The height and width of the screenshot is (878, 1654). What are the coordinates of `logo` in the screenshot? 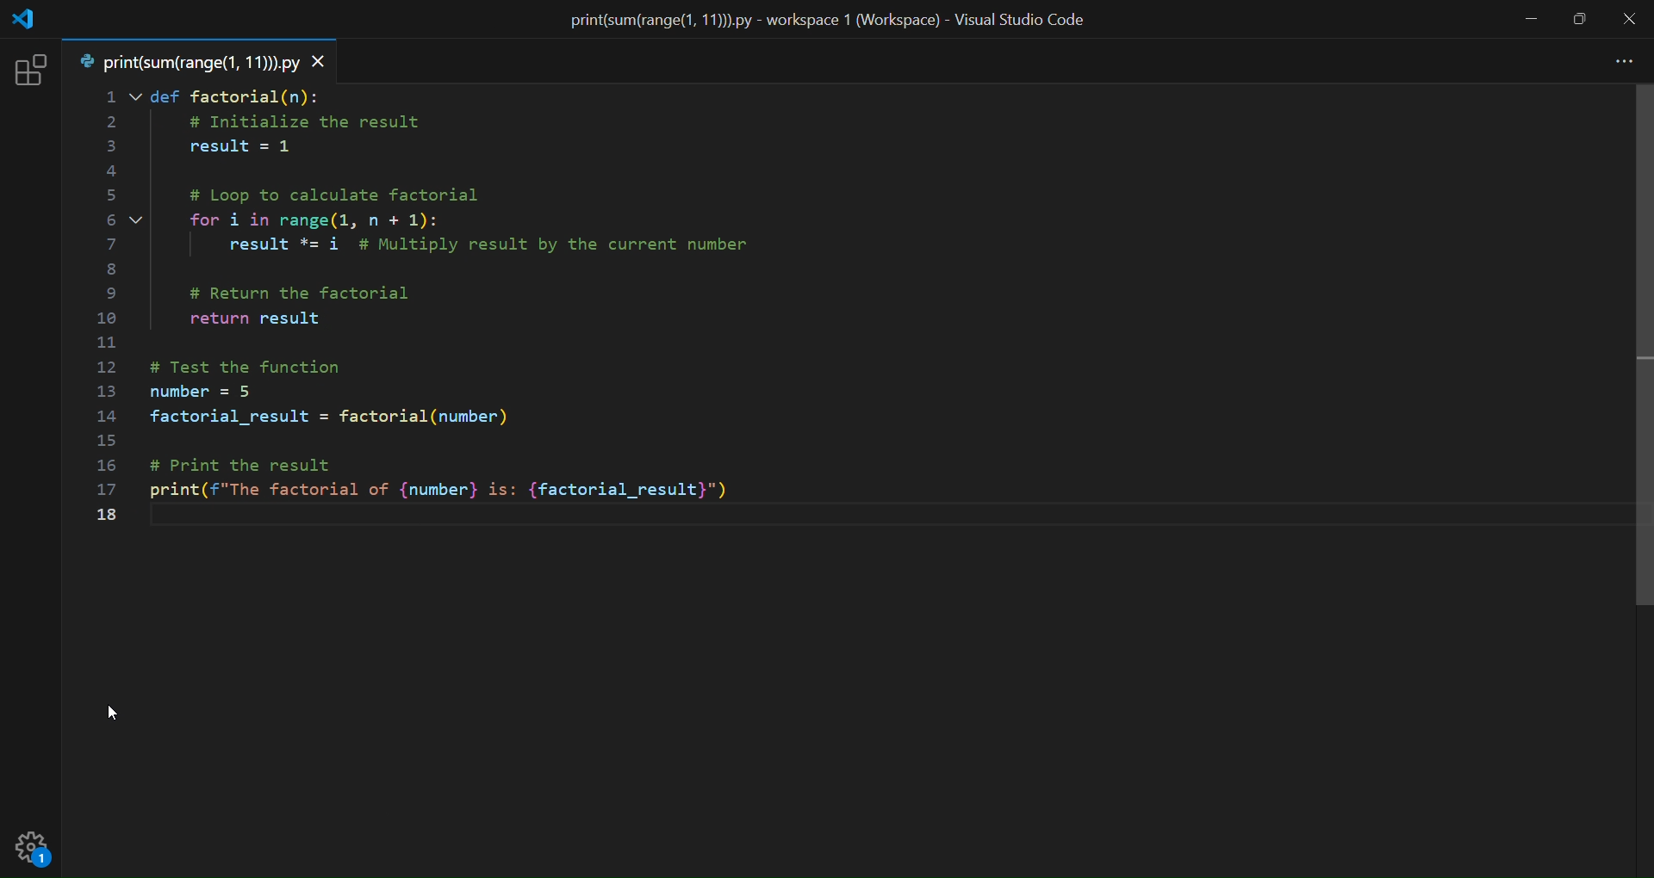 It's located at (25, 20).